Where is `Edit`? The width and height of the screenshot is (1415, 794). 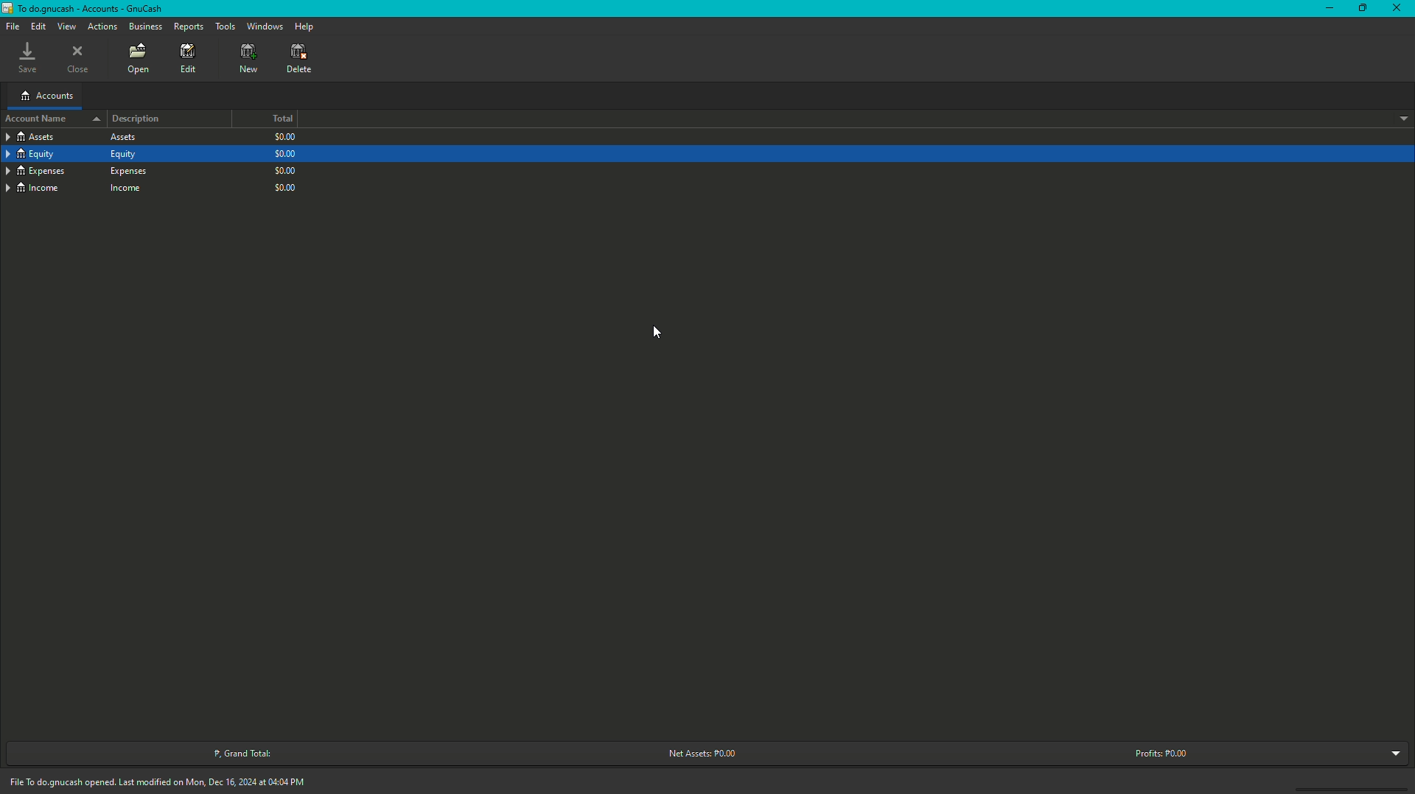 Edit is located at coordinates (40, 27).